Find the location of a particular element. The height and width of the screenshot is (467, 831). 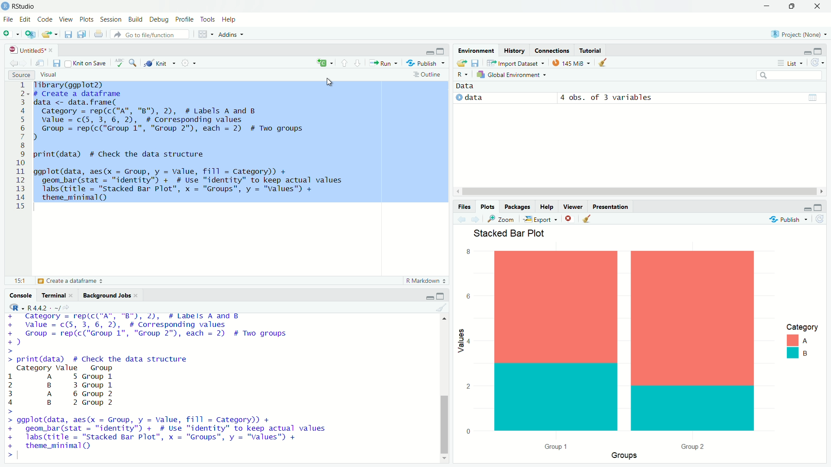

Data is located at coordinates (470, 86).